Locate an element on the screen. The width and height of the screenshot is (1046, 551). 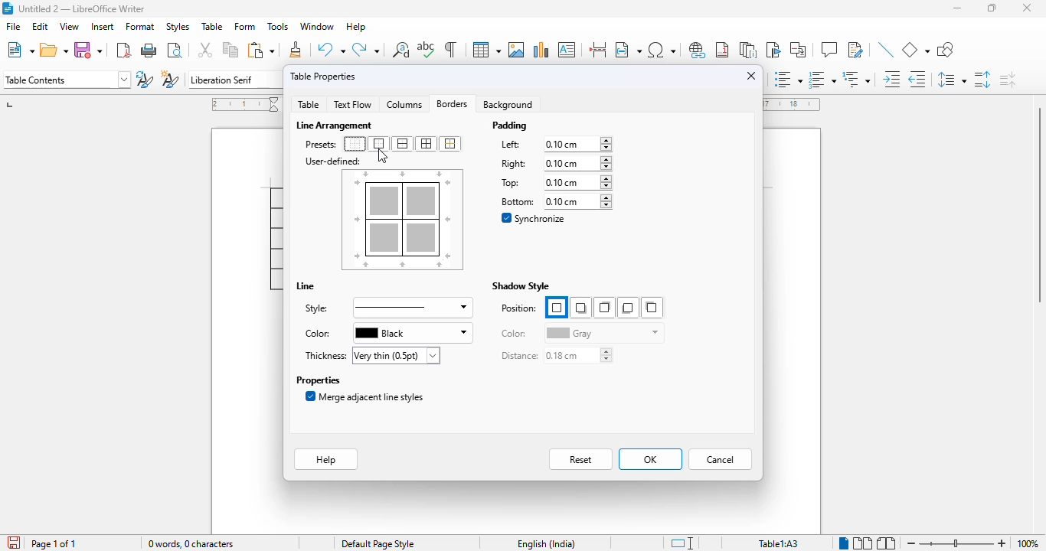
background is located at coordinates (510, 104).